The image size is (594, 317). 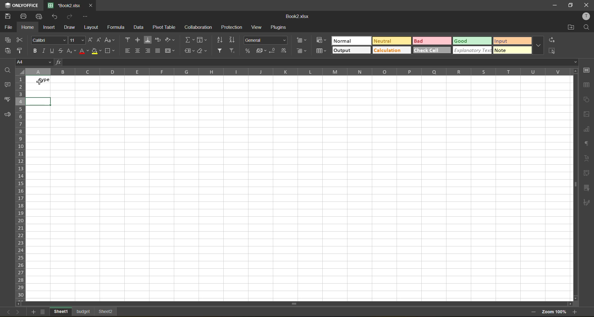 What do you see at coordinates (7, 101) in the screenshot?
I see `spell check` at bounding box center [7, 101].